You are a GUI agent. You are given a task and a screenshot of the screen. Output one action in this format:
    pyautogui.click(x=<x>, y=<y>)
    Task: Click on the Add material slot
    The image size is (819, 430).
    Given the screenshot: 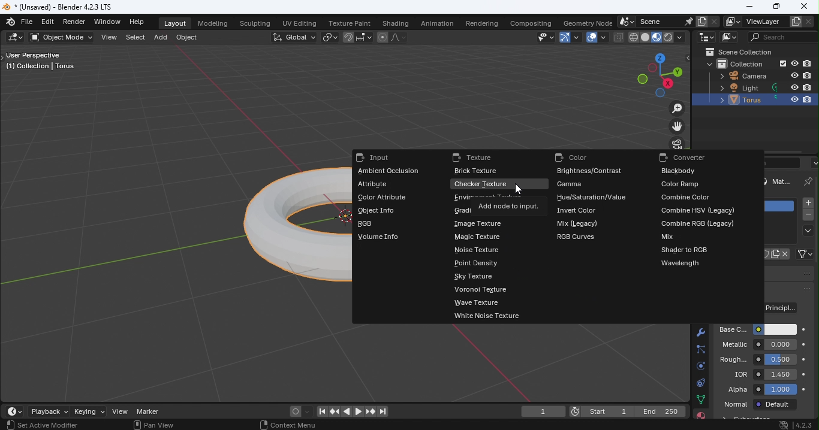 What is the action you would take?
    pyautogui.click(x=808, y=203)
    